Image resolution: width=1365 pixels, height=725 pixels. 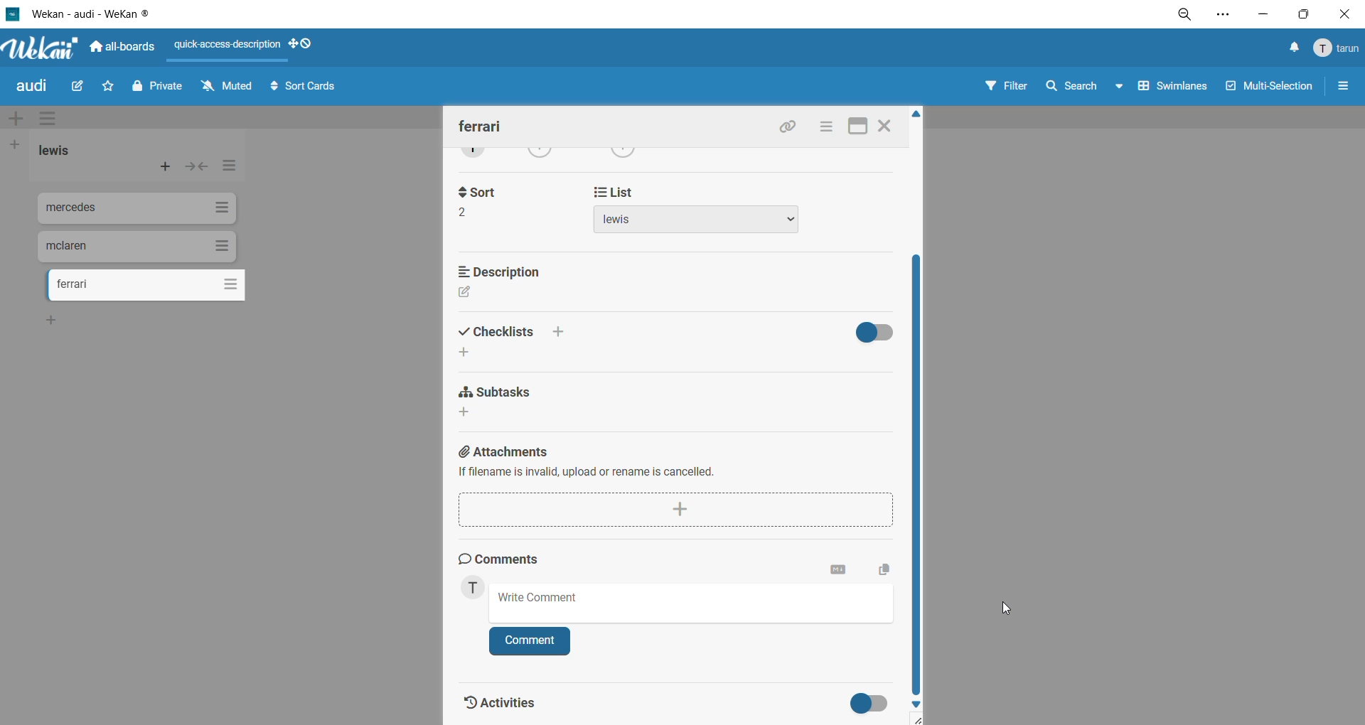 What do you see at coordinates (469, 414) in the screenshot?
I see `add` at bounding box center [469, 414].